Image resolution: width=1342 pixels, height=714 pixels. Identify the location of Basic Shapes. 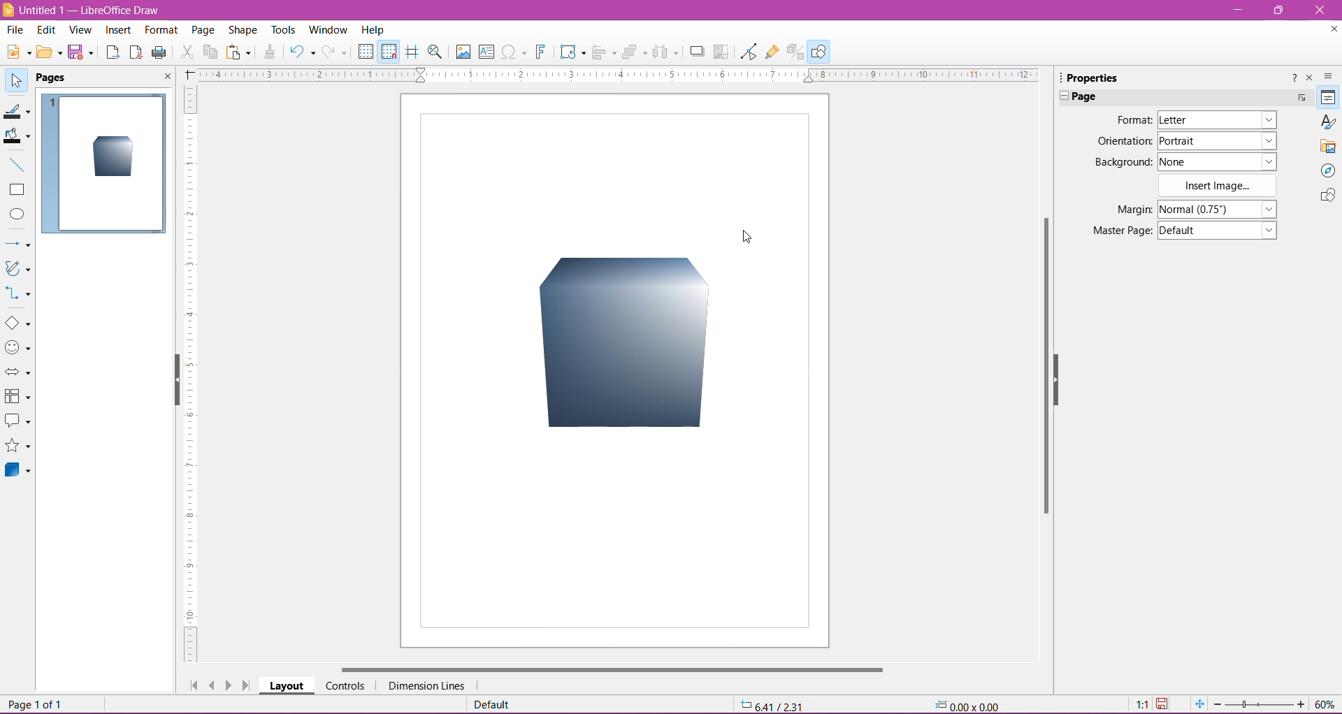
(17, 323).